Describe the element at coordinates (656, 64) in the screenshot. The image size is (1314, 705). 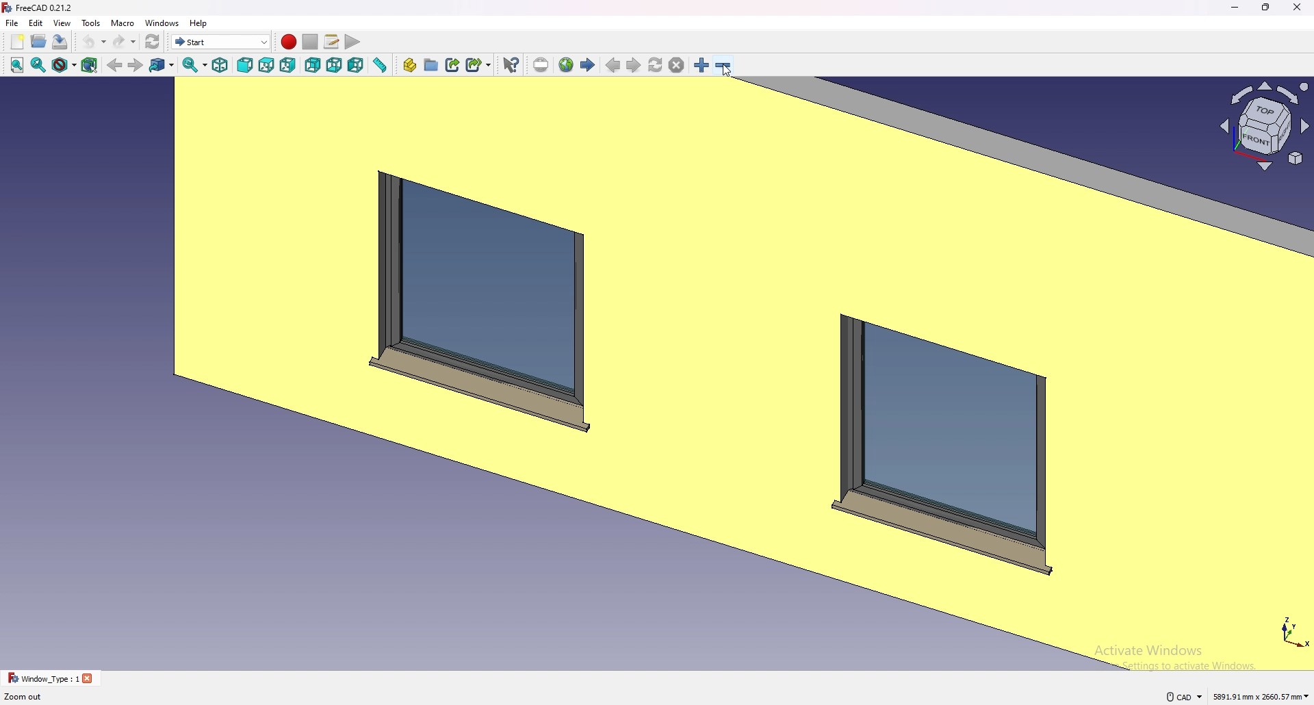
I see `refresh web page` at that location.